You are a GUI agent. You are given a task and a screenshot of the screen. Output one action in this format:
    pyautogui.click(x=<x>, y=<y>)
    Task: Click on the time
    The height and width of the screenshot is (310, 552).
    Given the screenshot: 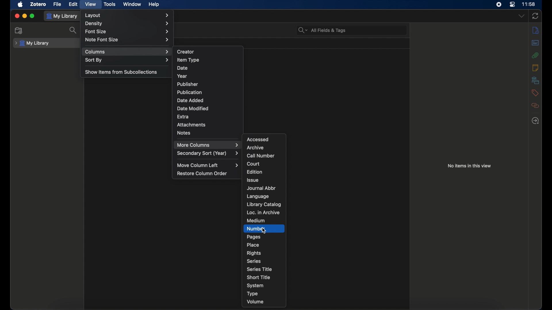 What is the action you would take?
    pyautogui.click(x=528, y=4)
    